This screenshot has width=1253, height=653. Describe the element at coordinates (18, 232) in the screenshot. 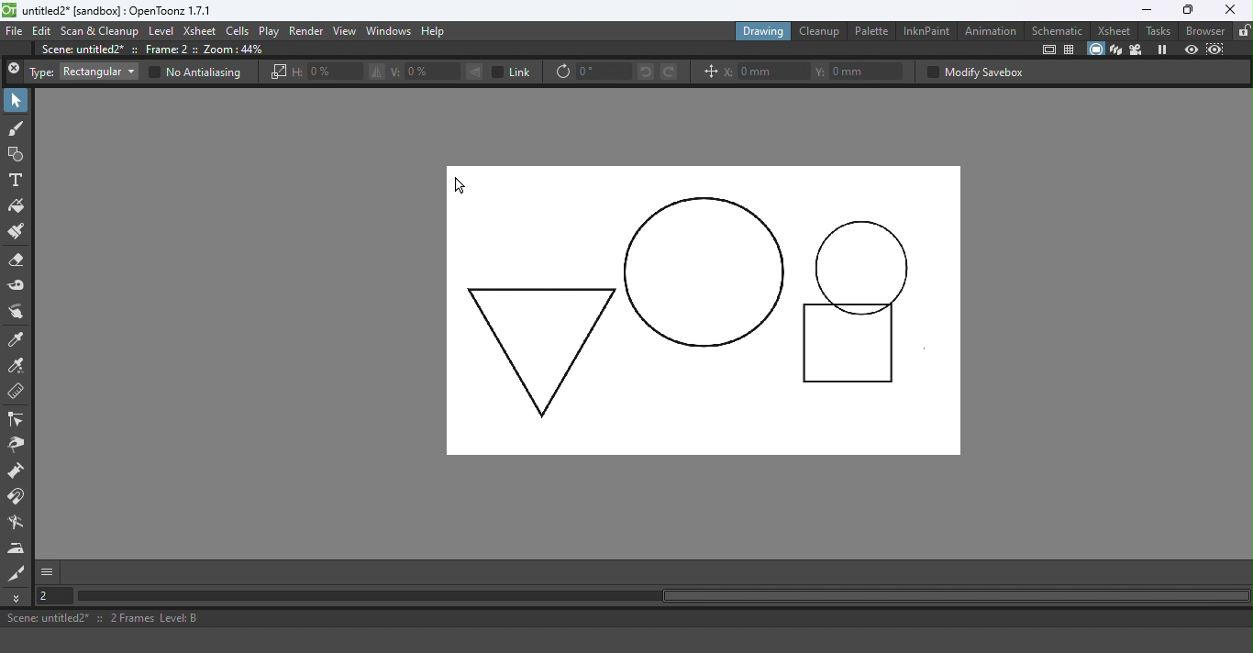

I see `Paintbrush tool` at that location.